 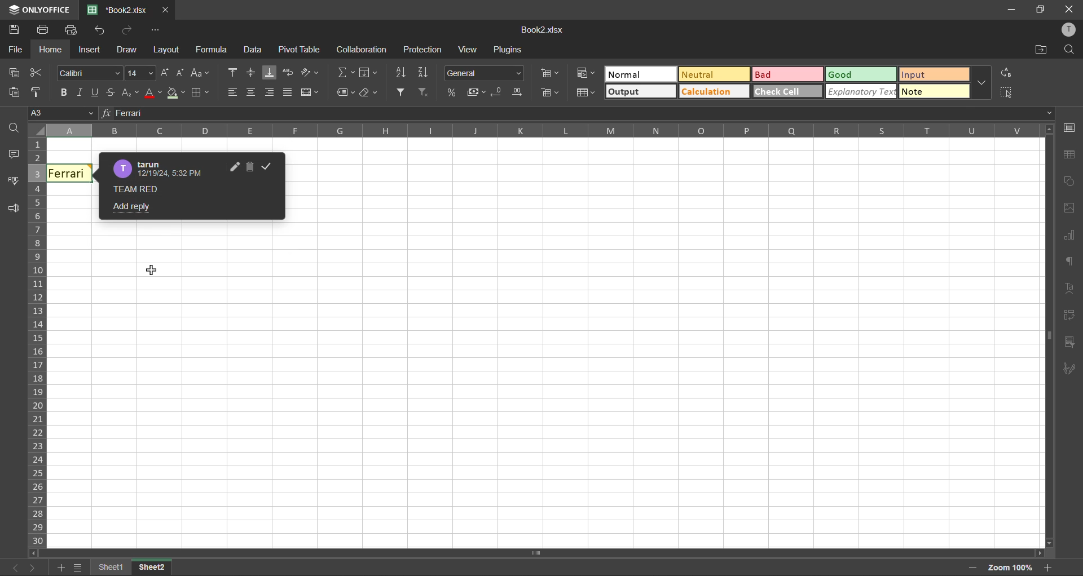 I want to click on sort ascending, so click(x=401, y=73).